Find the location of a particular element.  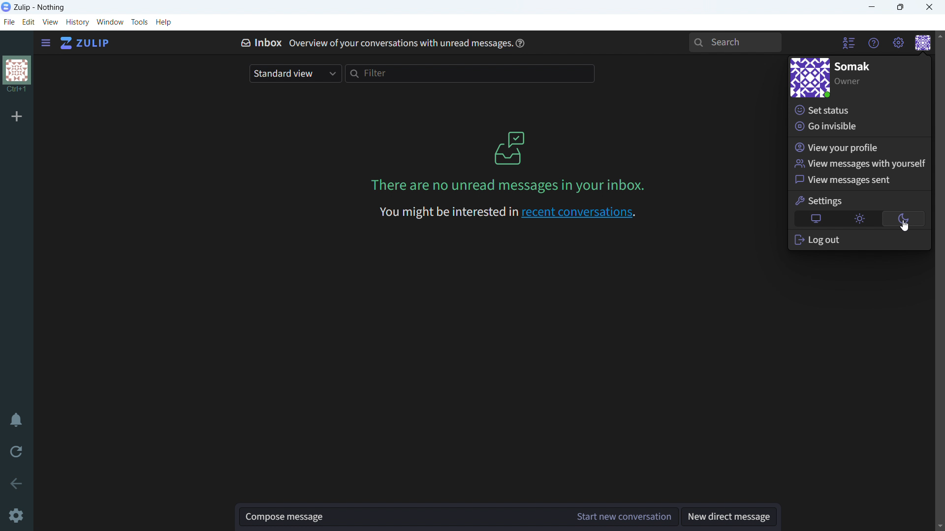

recent conversationa is located at coordinates (507, 211).